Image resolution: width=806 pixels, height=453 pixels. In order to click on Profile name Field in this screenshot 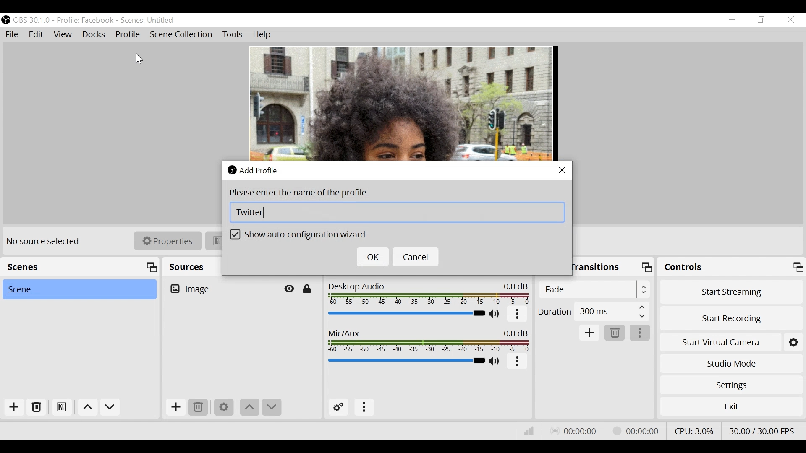, I will do `click(398, 212)`.